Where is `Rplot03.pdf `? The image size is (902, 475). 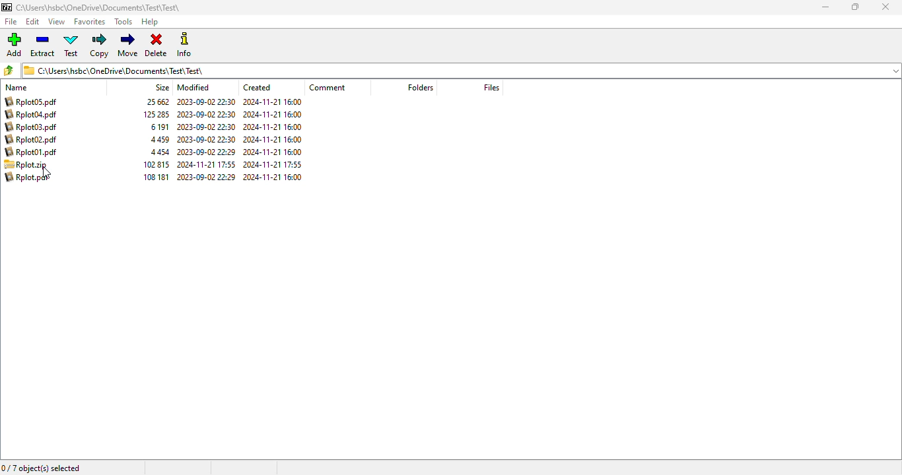 Rplot03.pdf  is located at coordinates (33, 127).